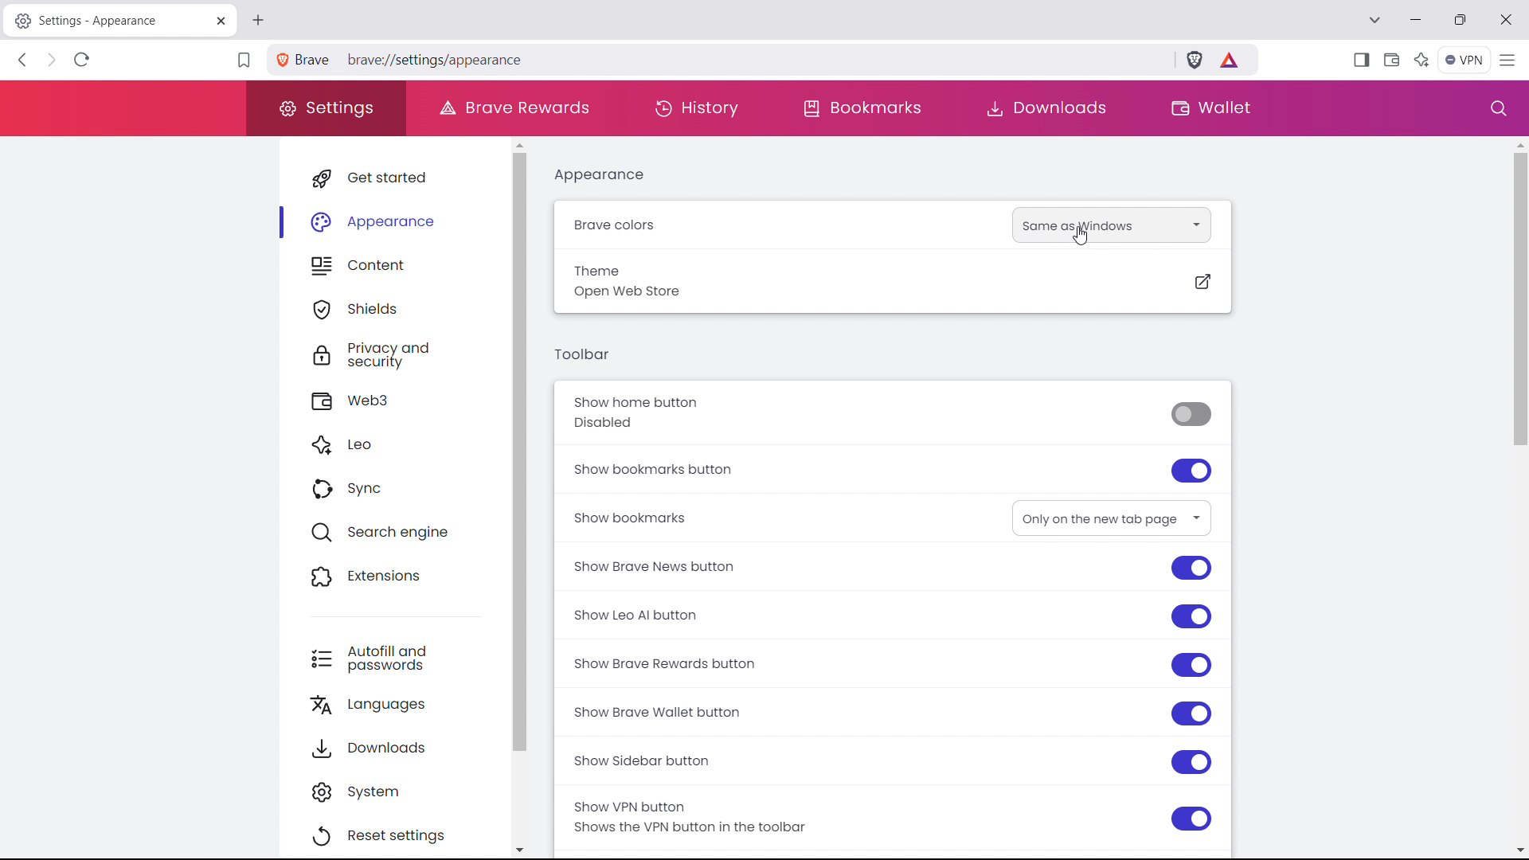 Image resolution: width=1529 pixels, height=860 pixels. Describe the element at coordinates (405, 530) in the screenshot. I see `search engine` at that location.